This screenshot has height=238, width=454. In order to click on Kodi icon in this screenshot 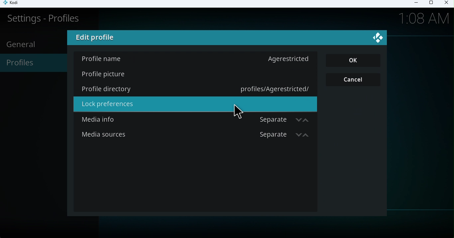, I will do `click(14, 4)`.